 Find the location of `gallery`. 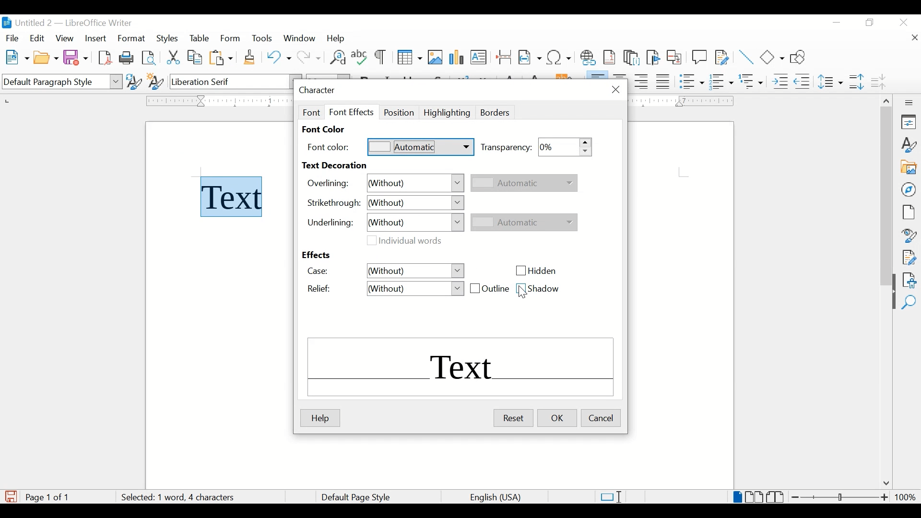

gallery is located at coordinates (909, 167).